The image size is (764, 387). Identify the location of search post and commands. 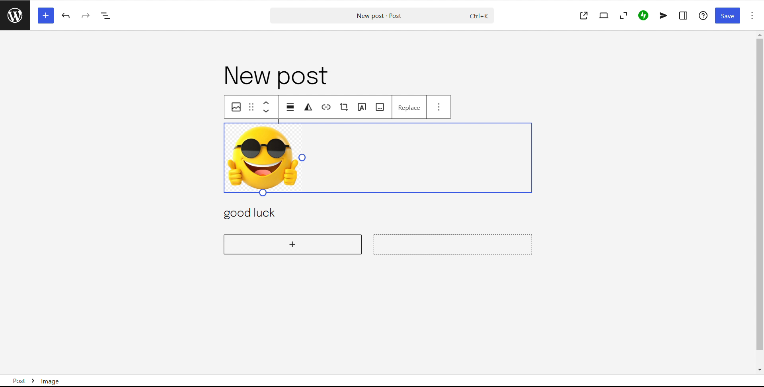
(382, 16).